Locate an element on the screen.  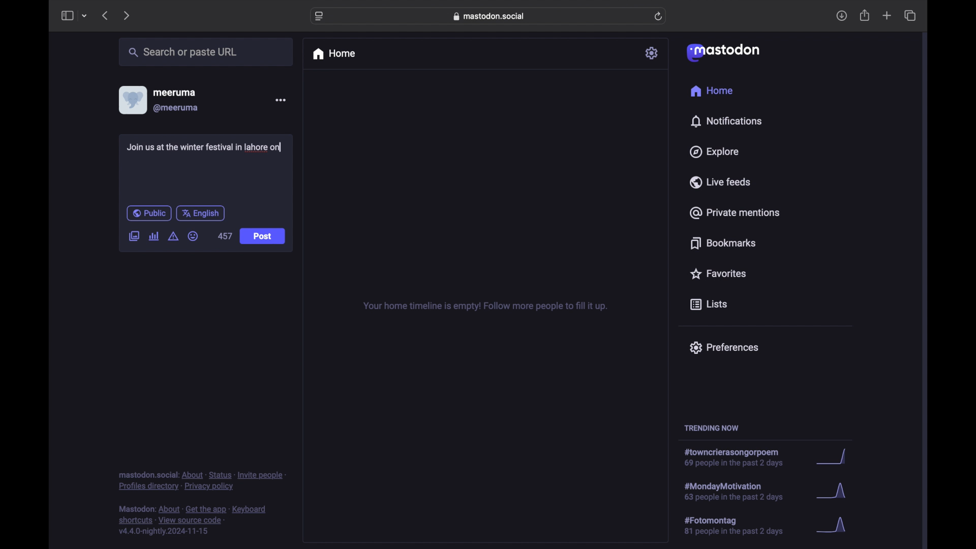
favorites is located at coordinates (717, 273).